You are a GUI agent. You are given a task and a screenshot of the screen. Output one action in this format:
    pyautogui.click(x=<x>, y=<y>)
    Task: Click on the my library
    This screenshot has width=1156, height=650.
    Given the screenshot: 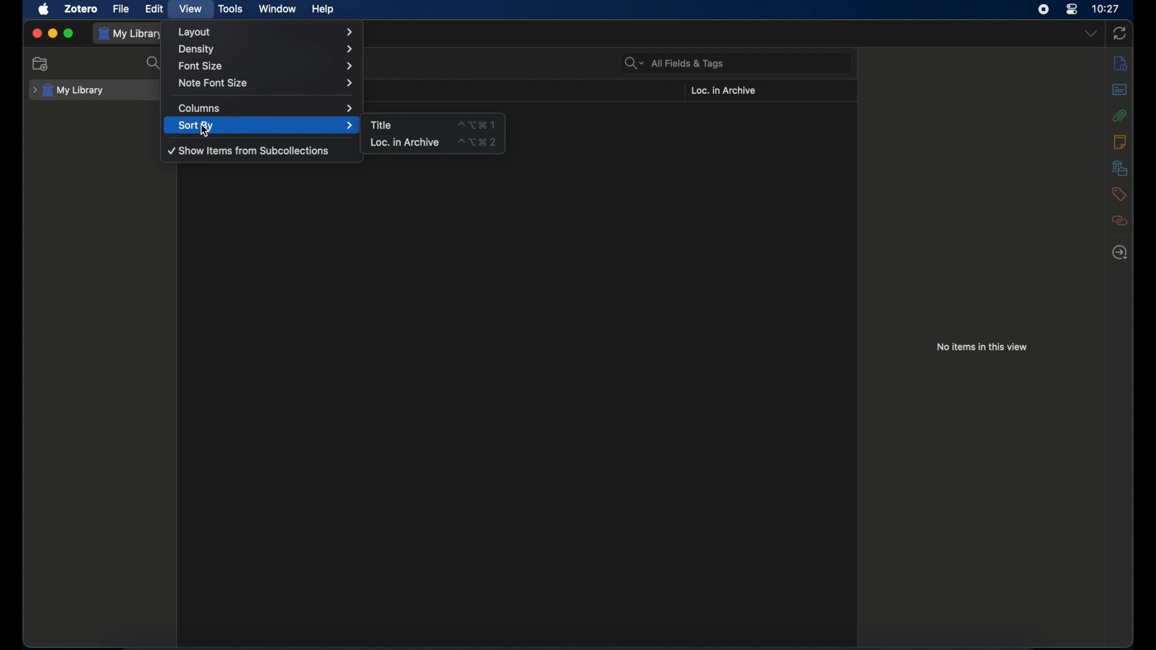 What is the action you would take?
    pyautogui.click(x=68, y=91)
    